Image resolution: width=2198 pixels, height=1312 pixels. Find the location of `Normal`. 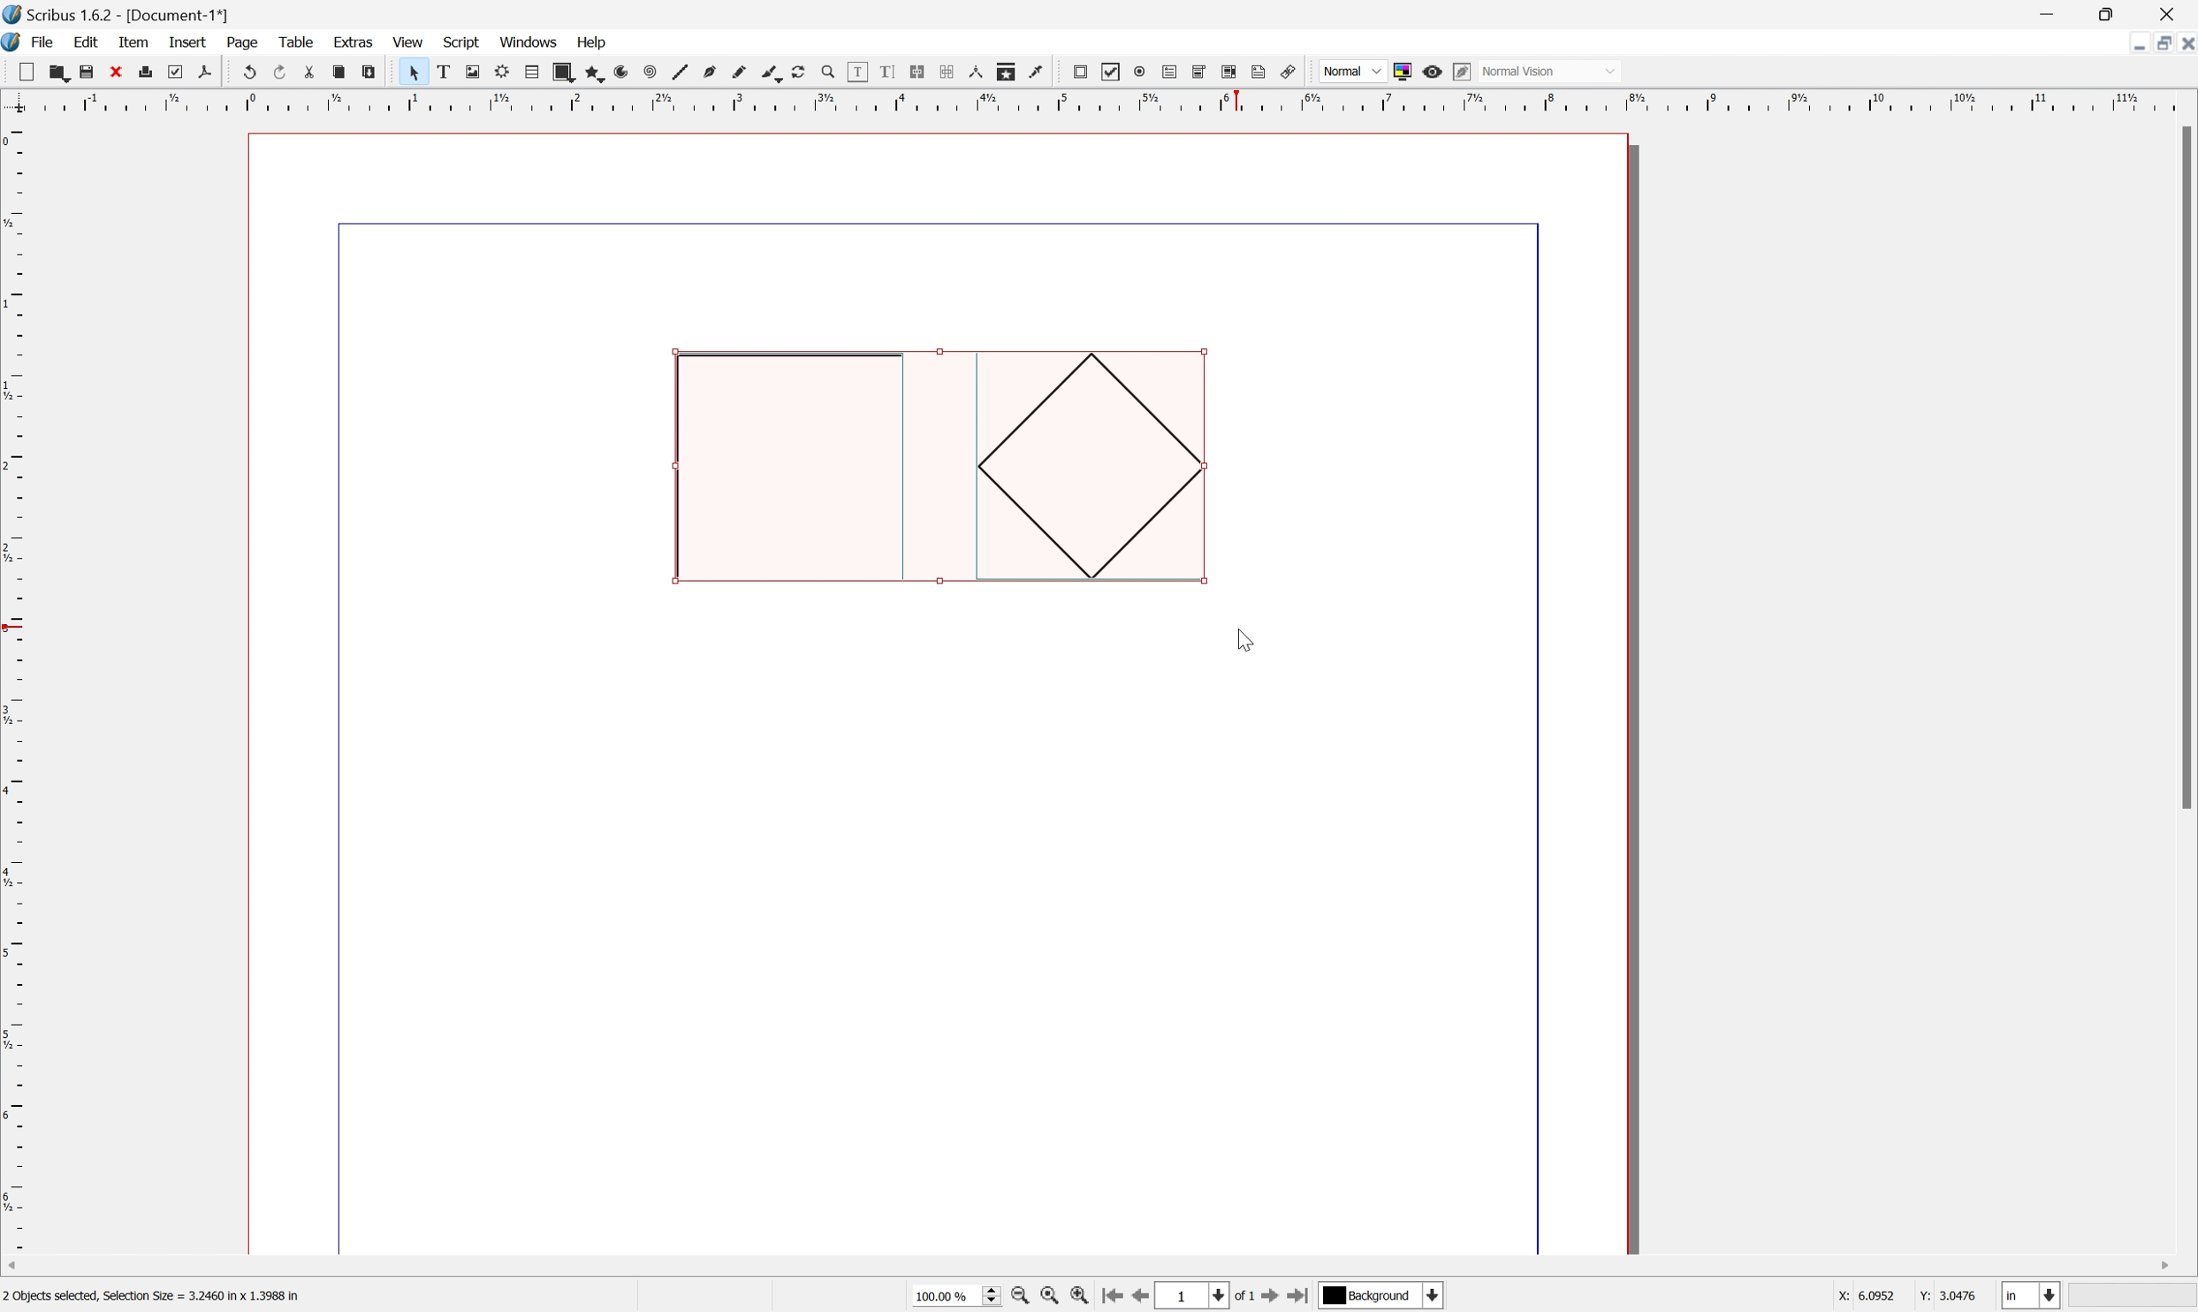

Normal is located at coordinates (1352, 71).